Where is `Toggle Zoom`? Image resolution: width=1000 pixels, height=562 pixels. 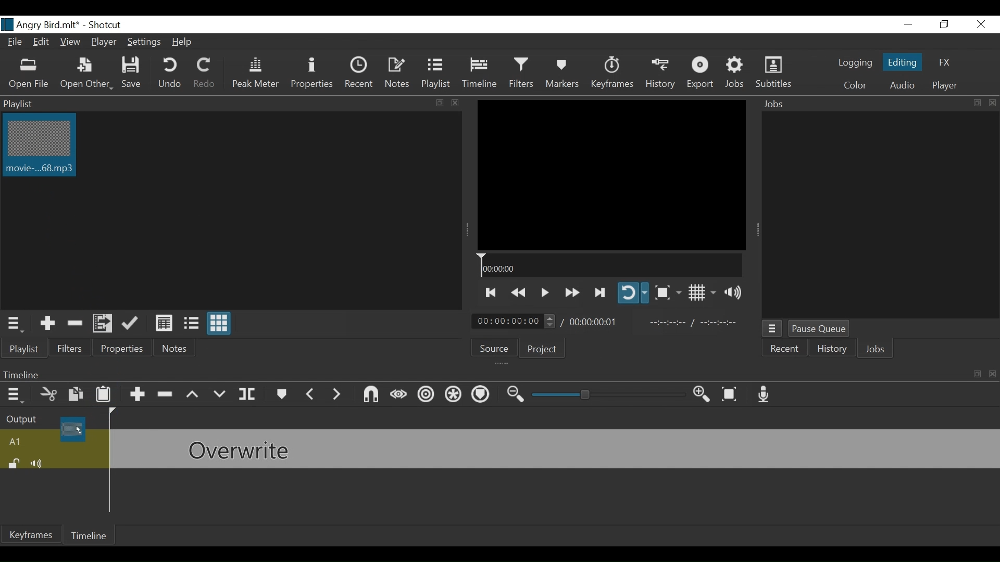 Toggle Zoom is located at coordinates (668, 292).